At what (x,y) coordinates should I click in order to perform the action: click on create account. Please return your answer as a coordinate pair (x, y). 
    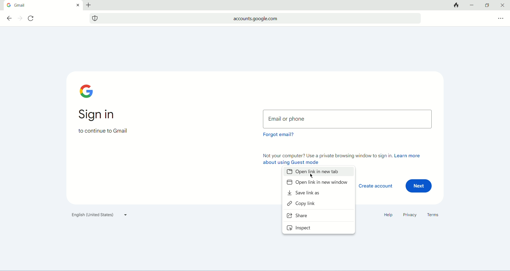
    Looking at the image, I should click on (375, 186).